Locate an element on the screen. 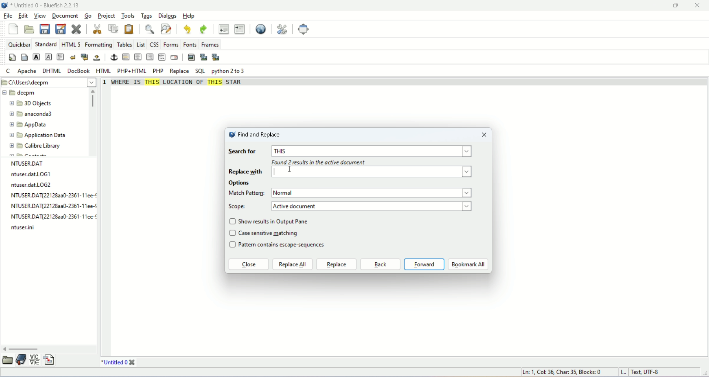  checkbox is located at coordinates (232, 234).